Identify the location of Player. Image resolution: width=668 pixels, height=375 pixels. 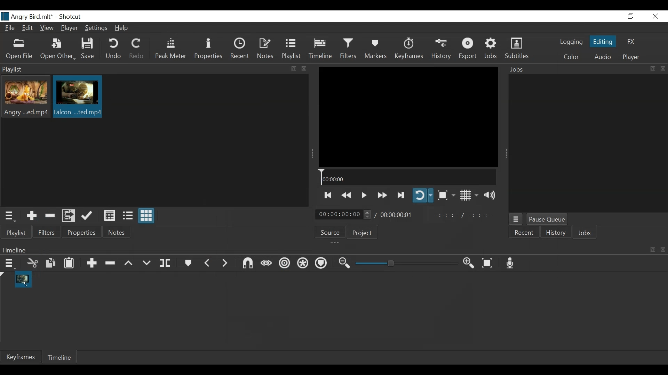
(631, 57).